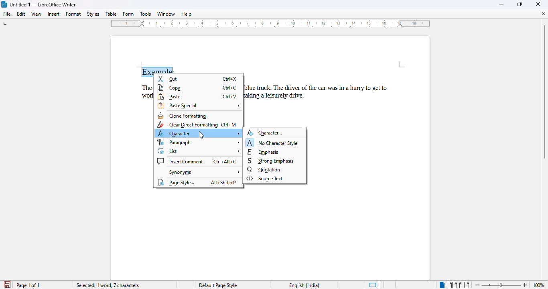 This screenshot has height=289, width=548. I want to click on clear direct formatting, so click(187, 125).